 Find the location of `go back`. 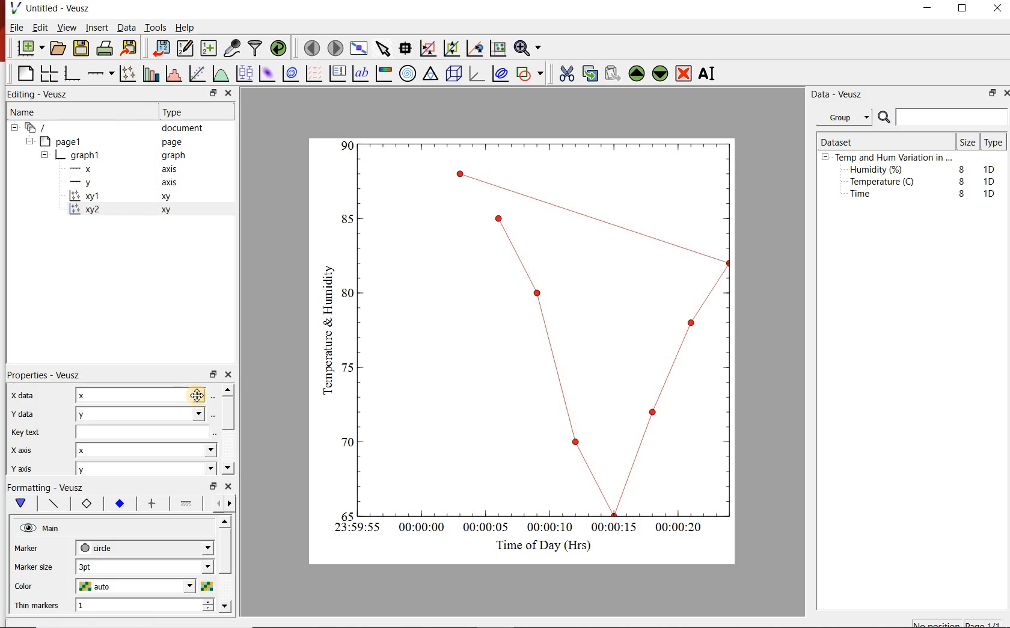

go back is located at coordinates (214, 502).